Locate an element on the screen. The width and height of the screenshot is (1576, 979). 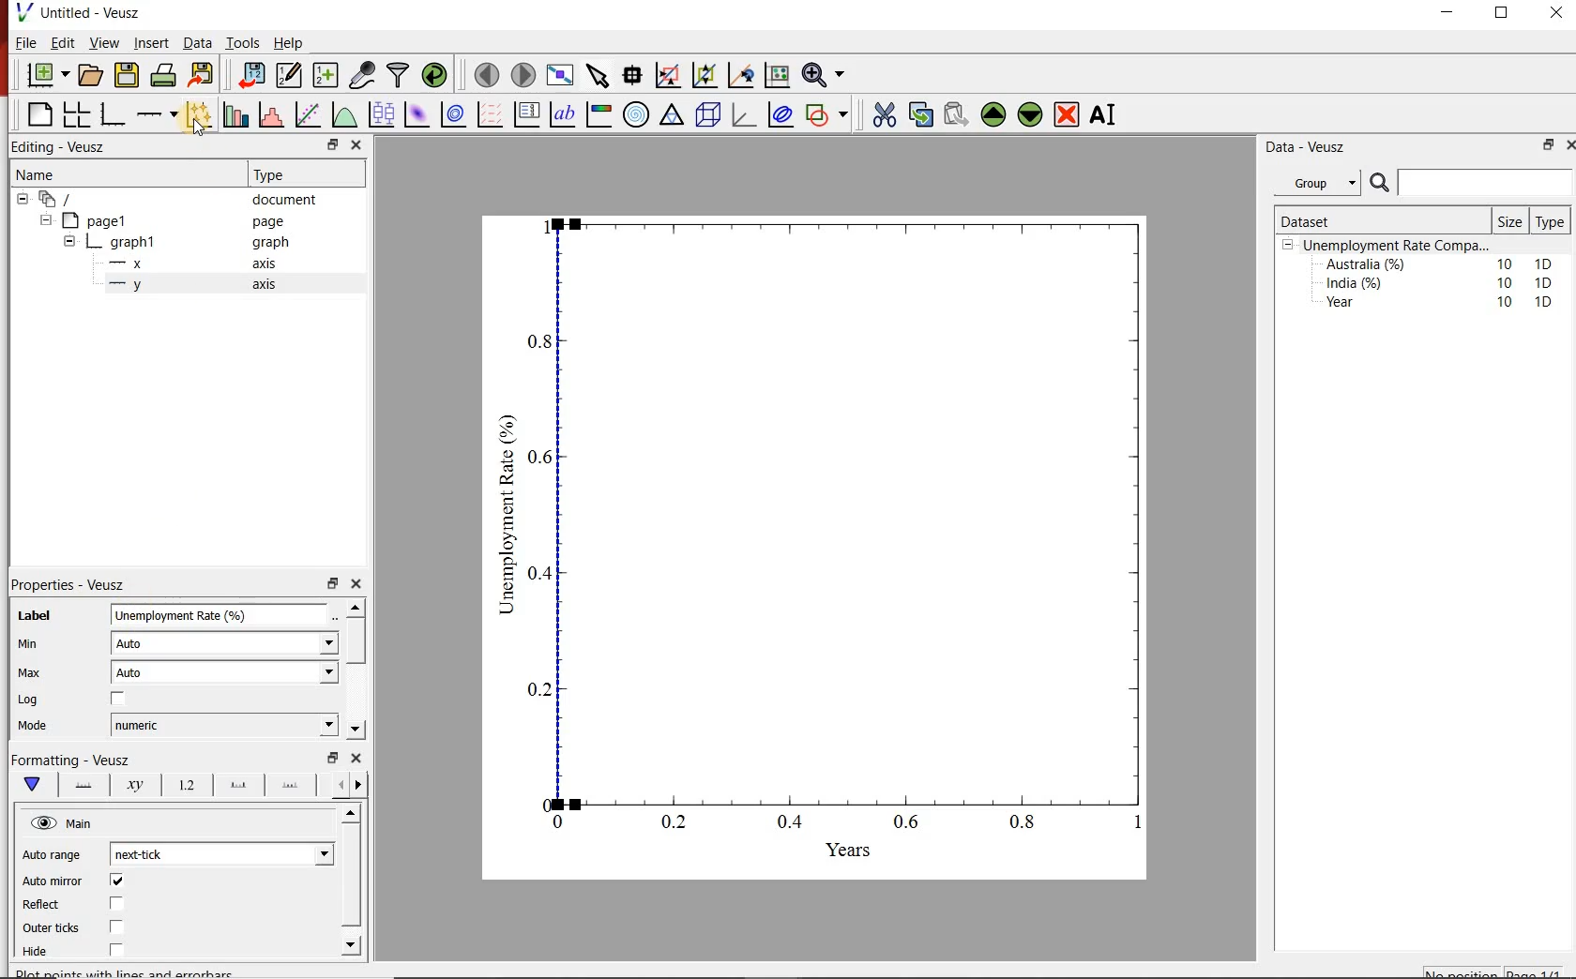
Australia (%) 10 1D is located at coordinates (1441, 264).